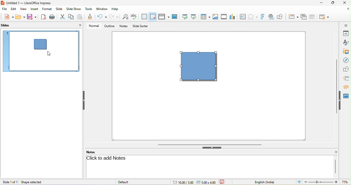 The height and width of the screenshot is (185, 351). What do you see at coordinates (108, 158) in the screenshot?
I see `click to add notes` at bounding box center [108, 158].